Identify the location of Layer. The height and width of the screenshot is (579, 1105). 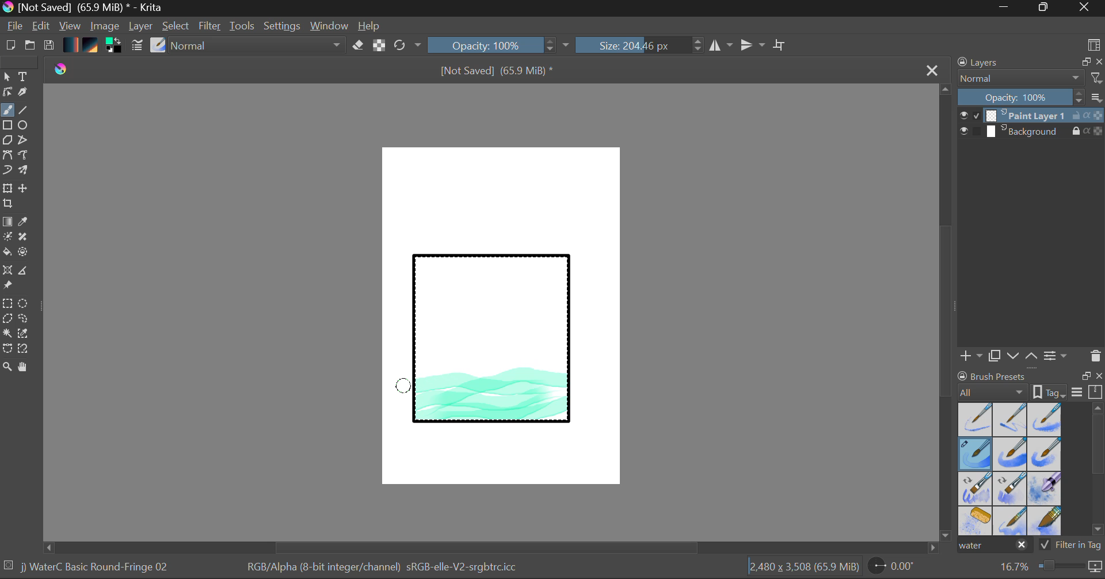
(142, 26).